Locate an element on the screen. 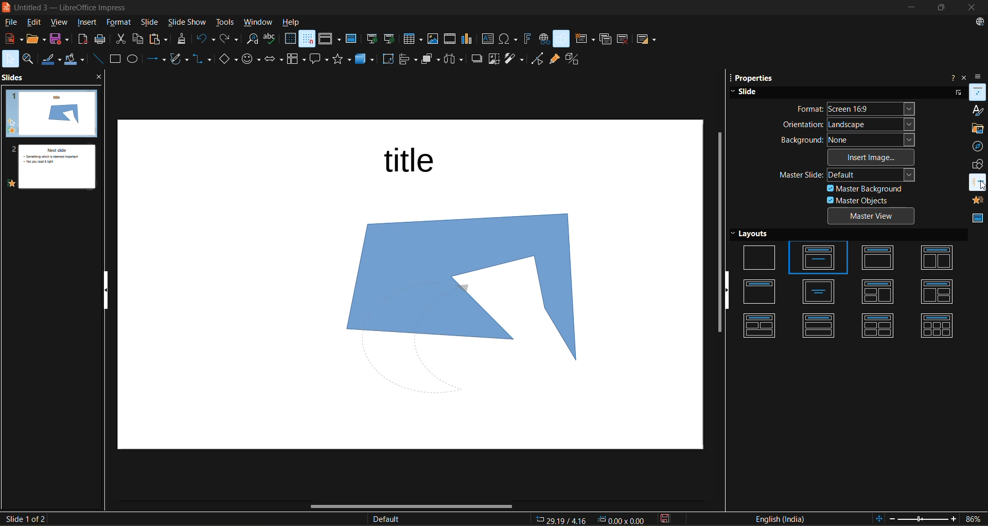 The image size is (988, 526). file name and app name is located at coordinates (74, 8).